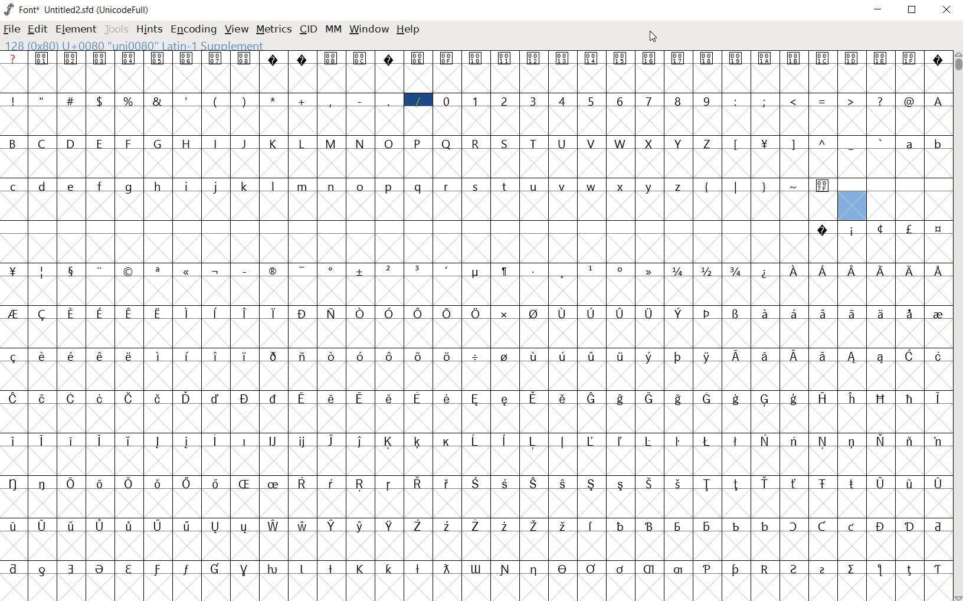 This screenshot has width=963, height=601. What do you see at coordinates (562, 441) in the screenshot?
I see `glyph` at bounding box center [562, 441].